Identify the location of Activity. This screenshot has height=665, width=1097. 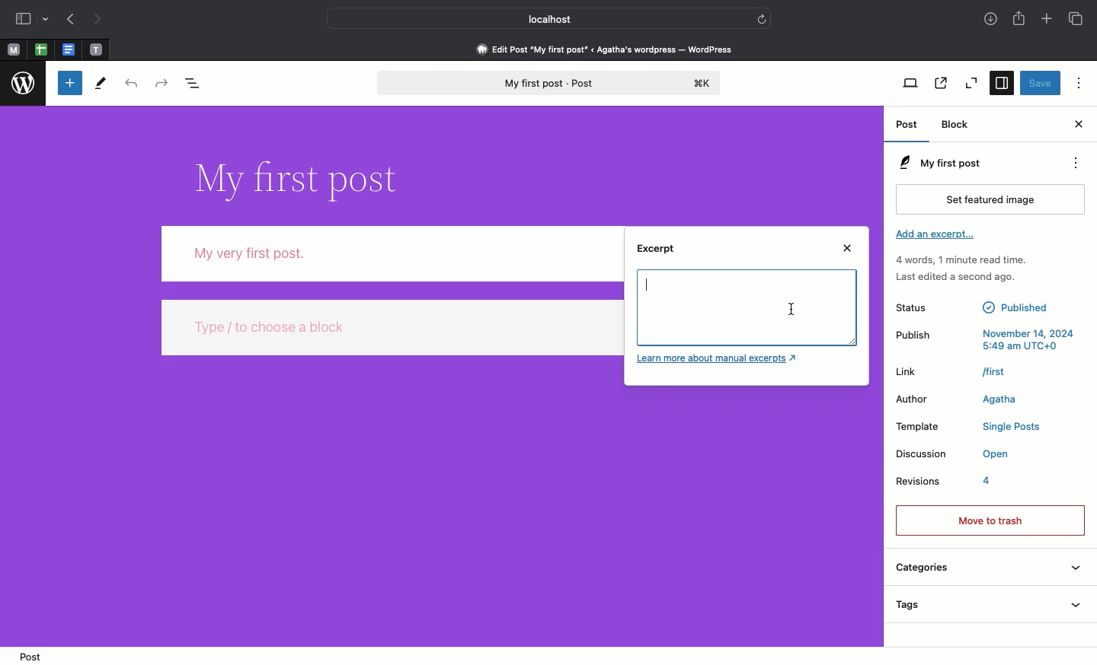
(961, 269).